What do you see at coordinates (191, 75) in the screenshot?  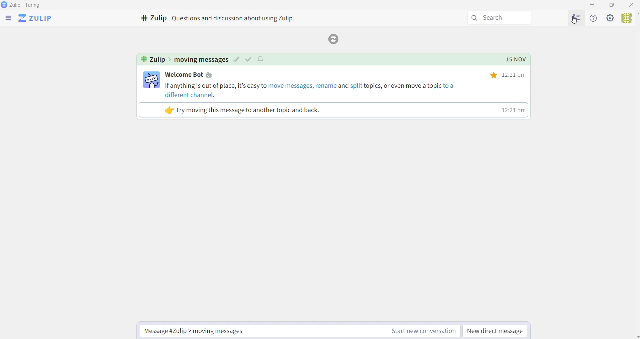 I see `Welcome Bot ` at bounding box center [191, 75].